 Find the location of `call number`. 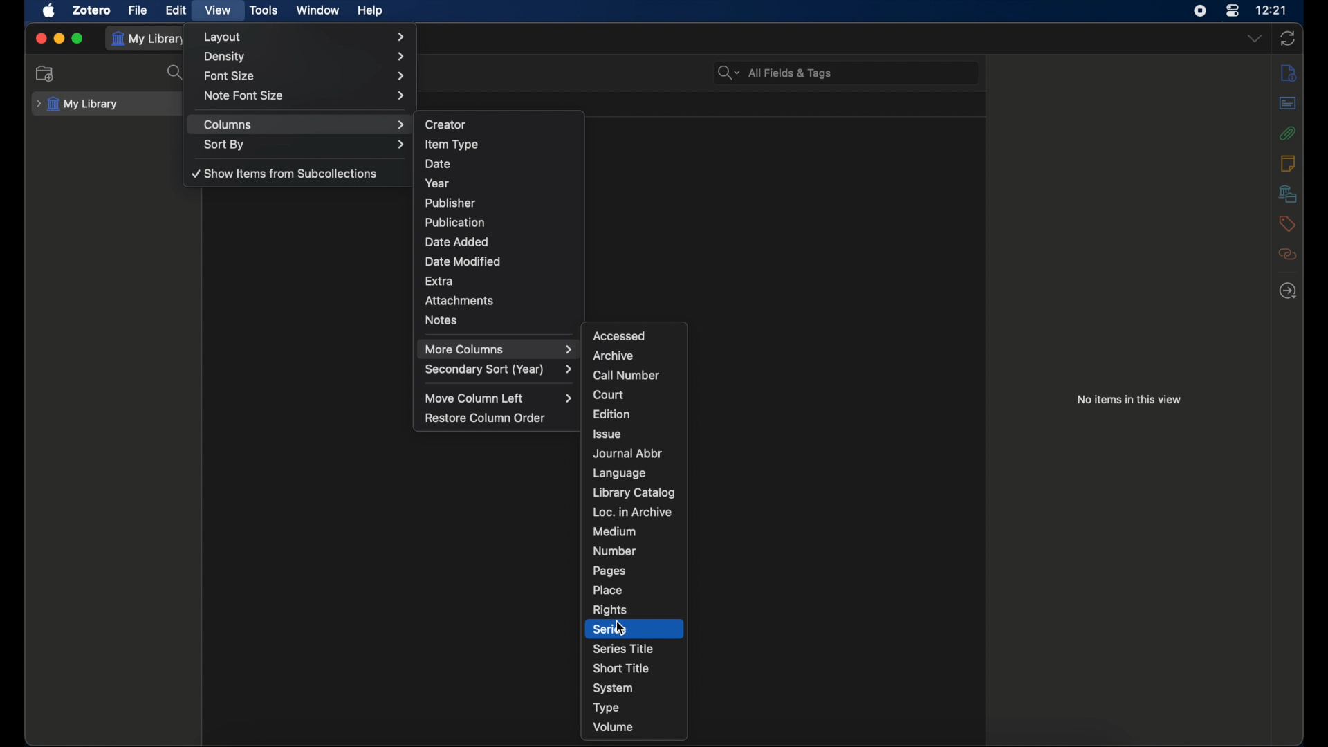

call number is located at coordinates (627, 376).